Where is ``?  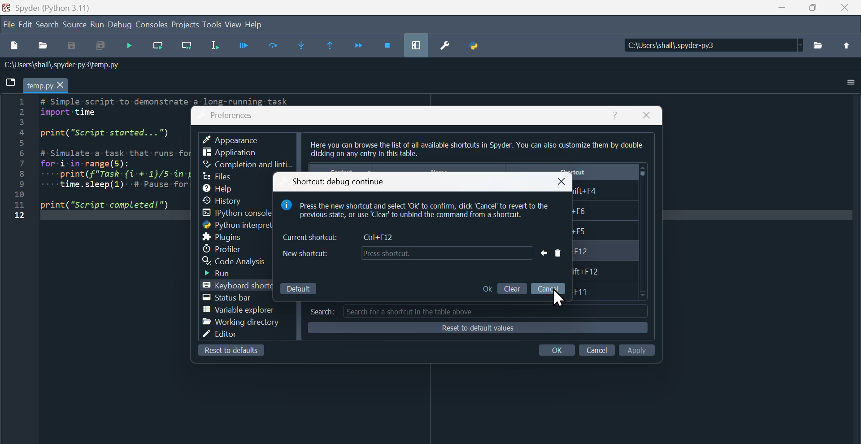  is located at coordinates (478, 147).